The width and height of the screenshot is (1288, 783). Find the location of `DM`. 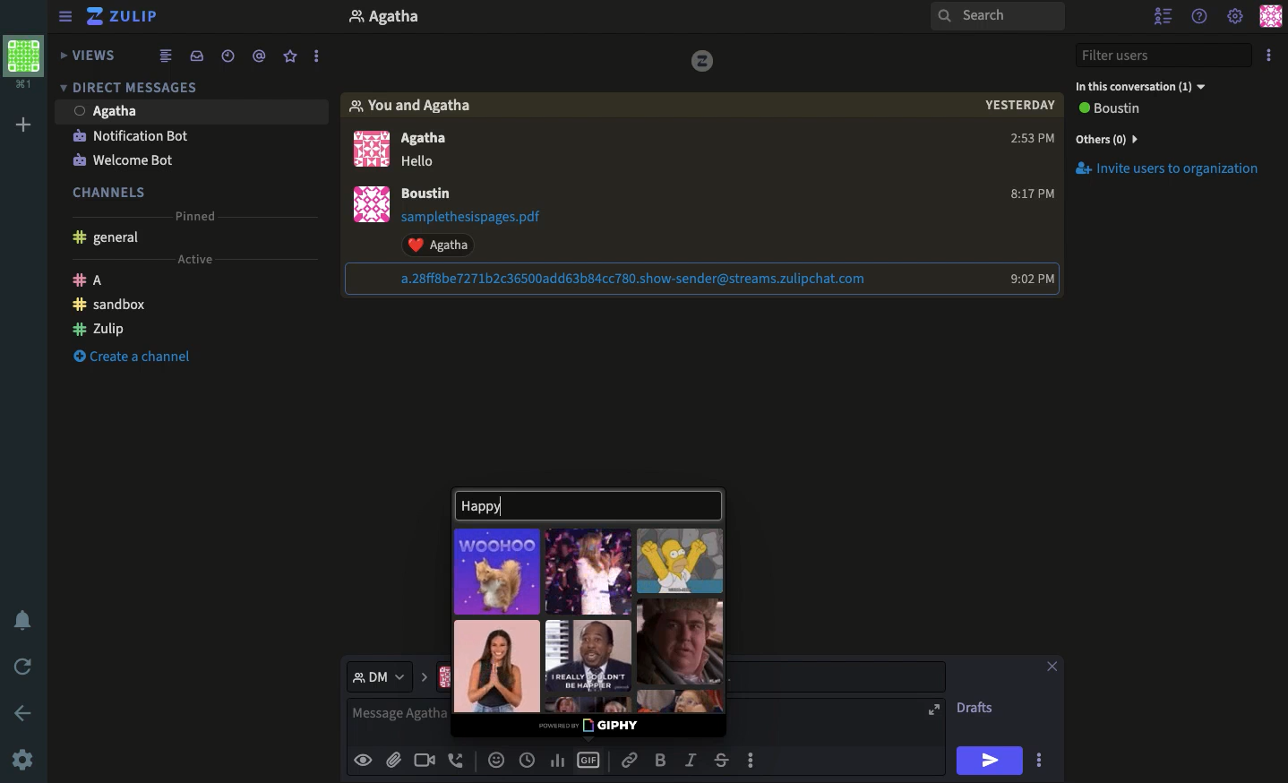

DM is located at coordinates (133, 90).